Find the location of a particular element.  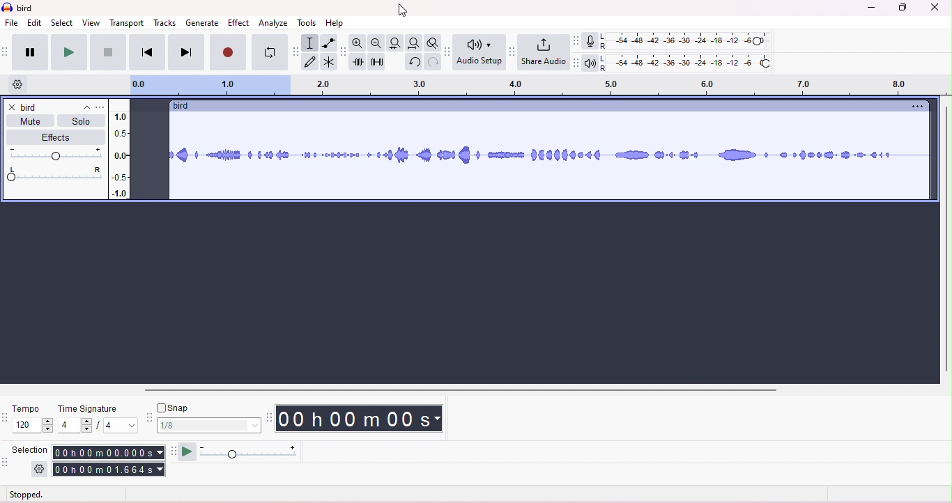

tempo is located at coordinates (27, 408).